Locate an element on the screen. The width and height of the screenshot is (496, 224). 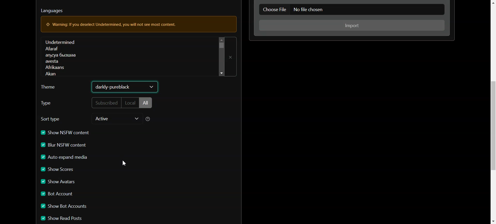
no file chosen is located at coordinates (369, 10).